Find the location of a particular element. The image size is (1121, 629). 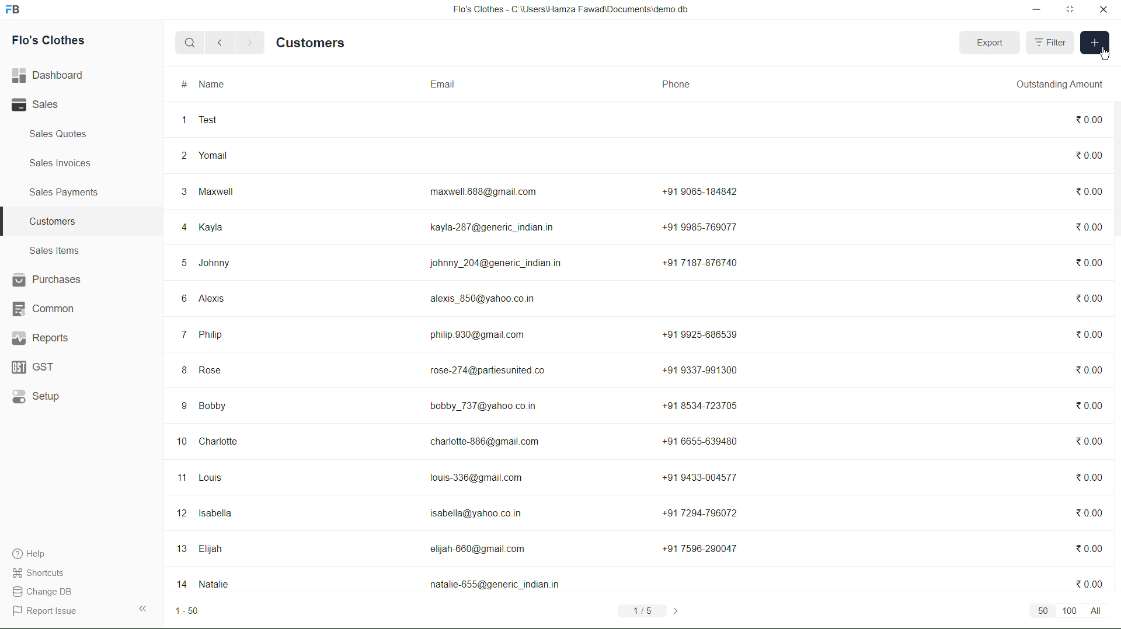

8 is located at coordinates (183, 370).